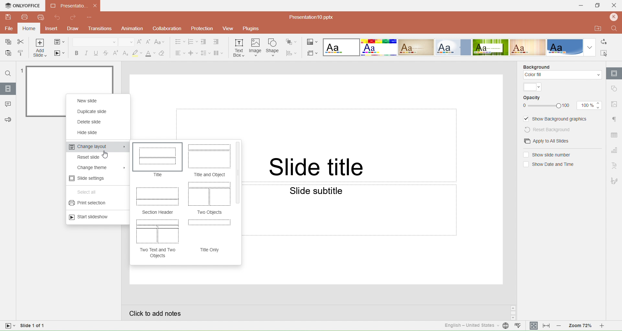 Image resolution: width=622 pixels, height=331 pixels. Describe the element at coordinates (101, 29) in the screenshot. I see `Transitions` at that location.